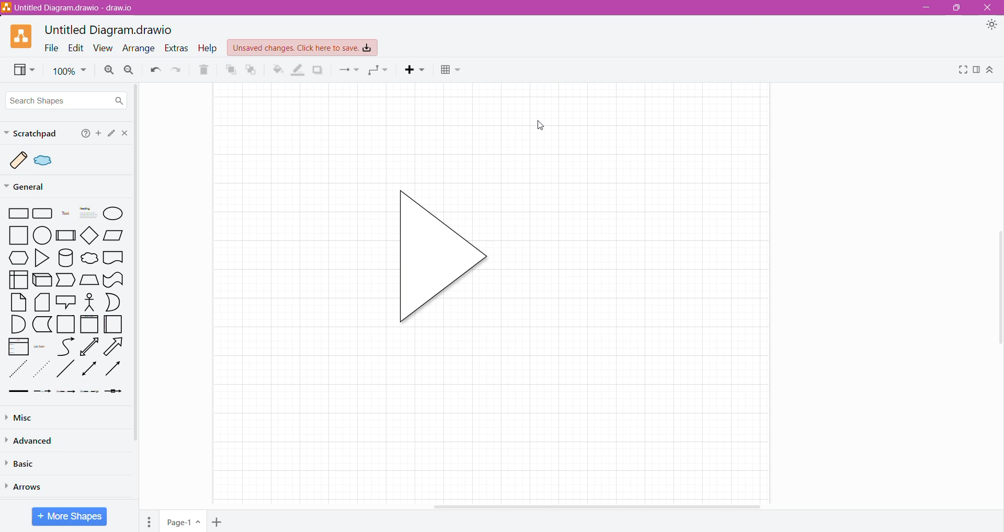  I want to click on Pages, so click(149, 521).